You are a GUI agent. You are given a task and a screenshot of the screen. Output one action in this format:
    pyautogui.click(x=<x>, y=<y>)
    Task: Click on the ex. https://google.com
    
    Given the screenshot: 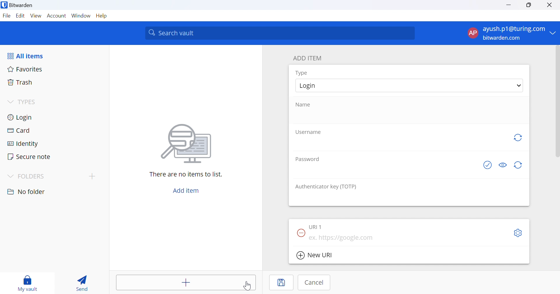 What is the action you would take?
    pyautogui.click(x=343, y=238)
    